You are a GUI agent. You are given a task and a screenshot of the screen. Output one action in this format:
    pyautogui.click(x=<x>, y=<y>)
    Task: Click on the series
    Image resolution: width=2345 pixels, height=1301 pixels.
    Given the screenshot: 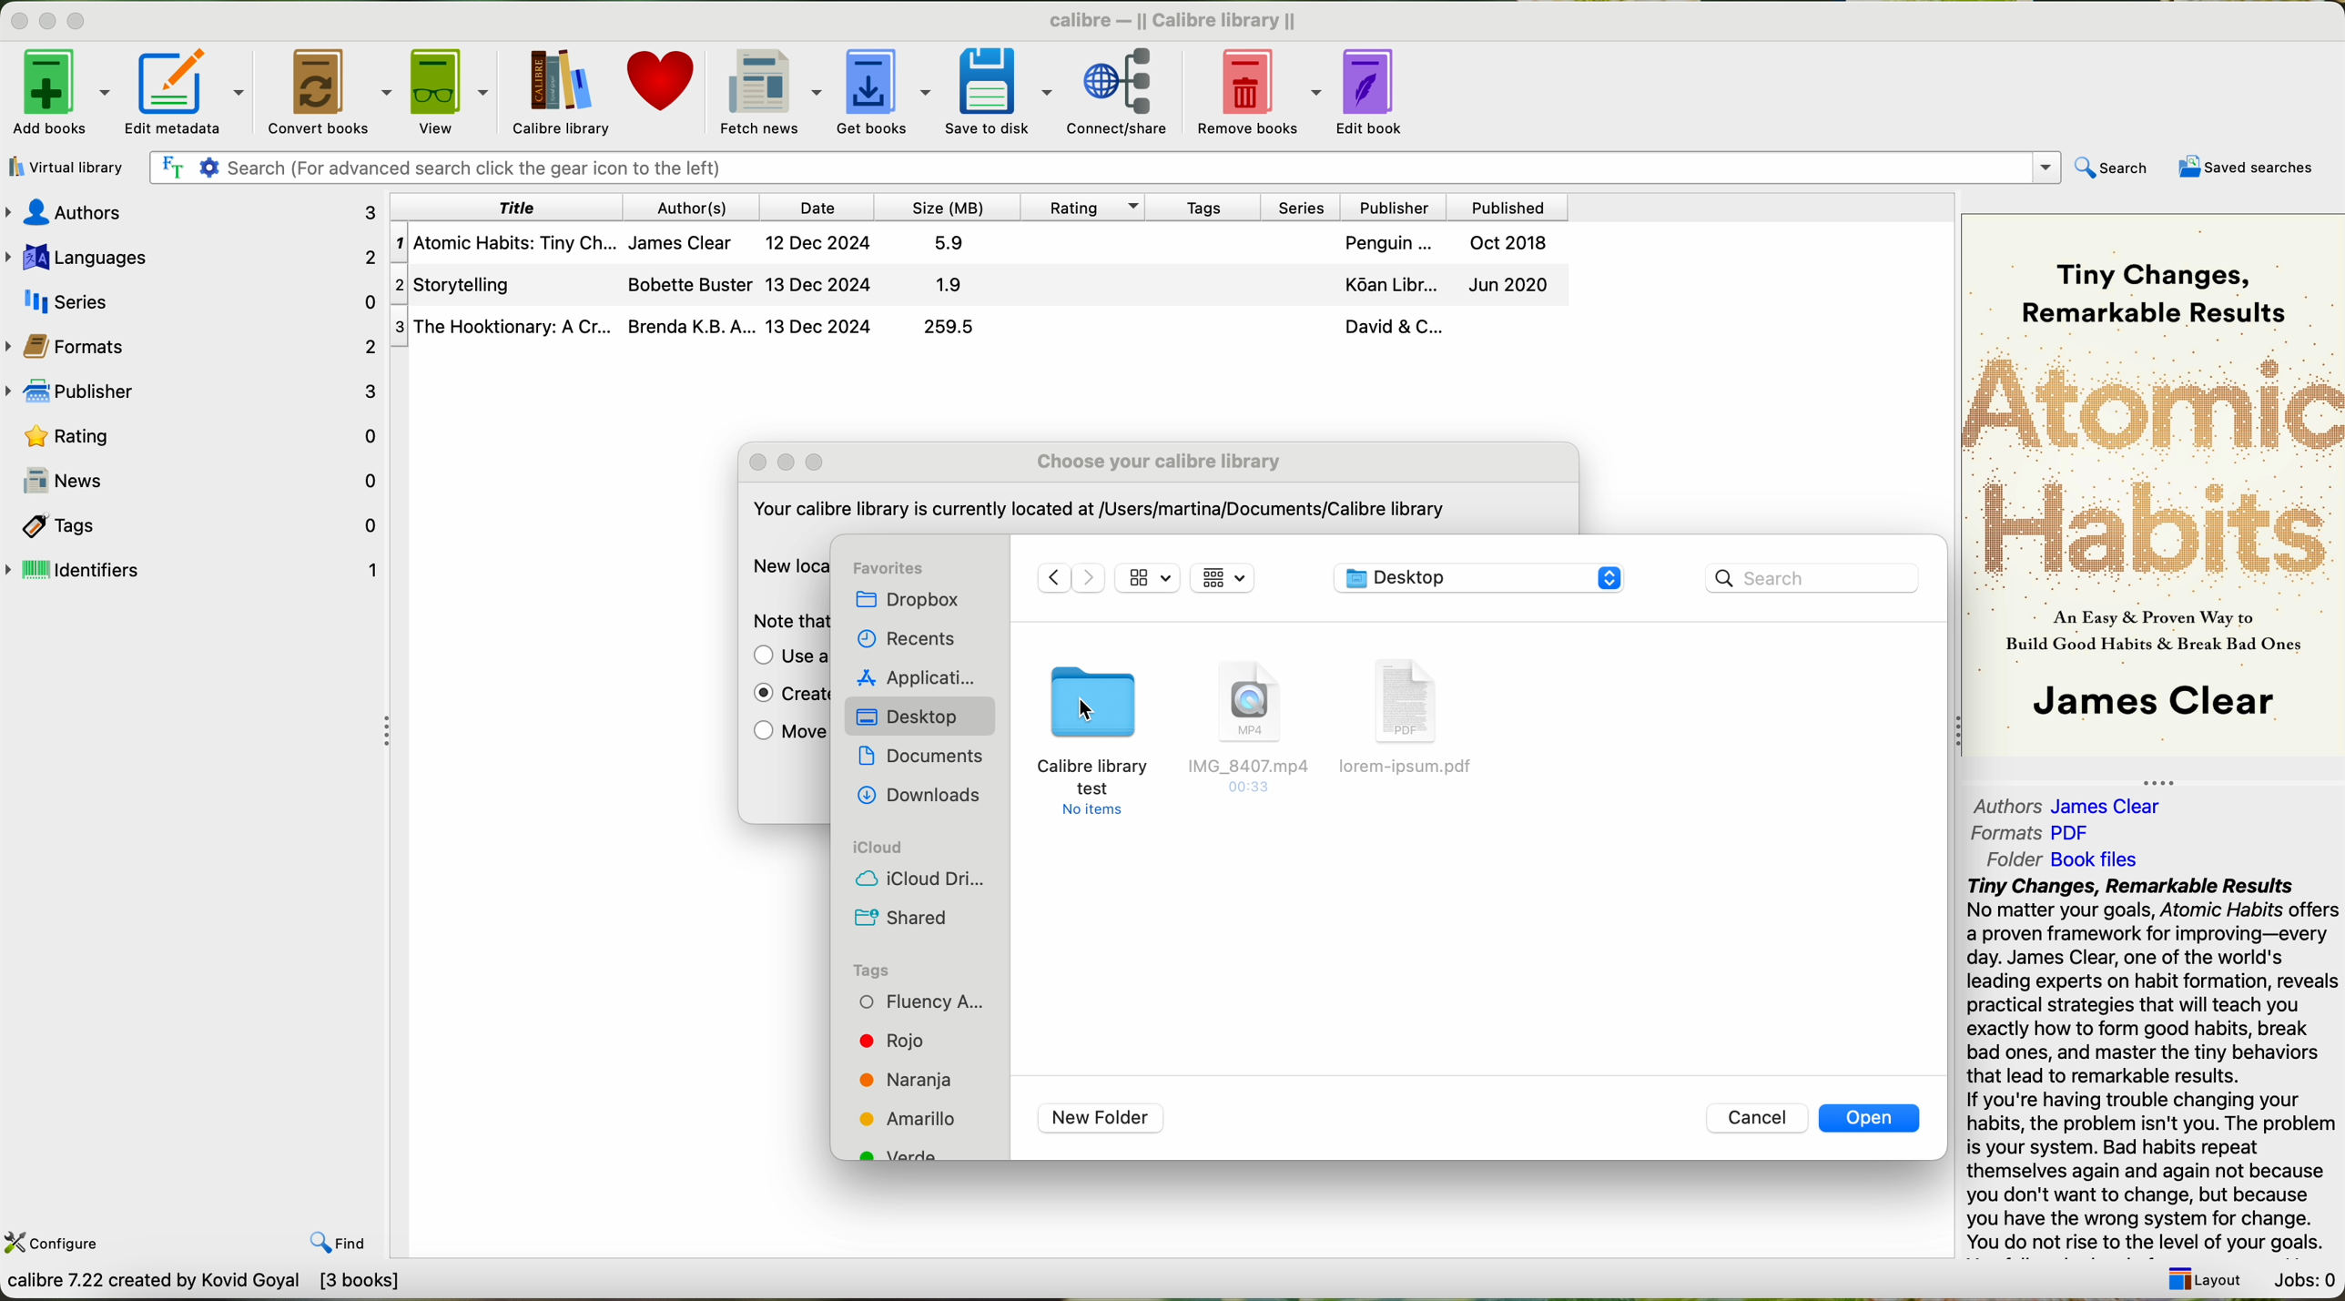 What is the action you would take?
    pyautogui.click(x=192, y=299)
    